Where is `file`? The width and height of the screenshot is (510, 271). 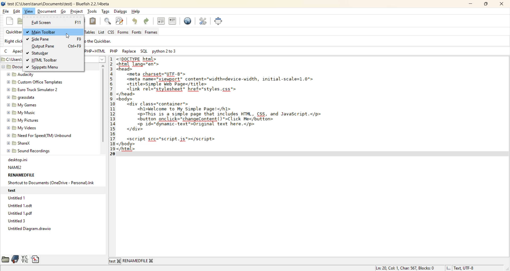 file is located at coordinates (6, 11).